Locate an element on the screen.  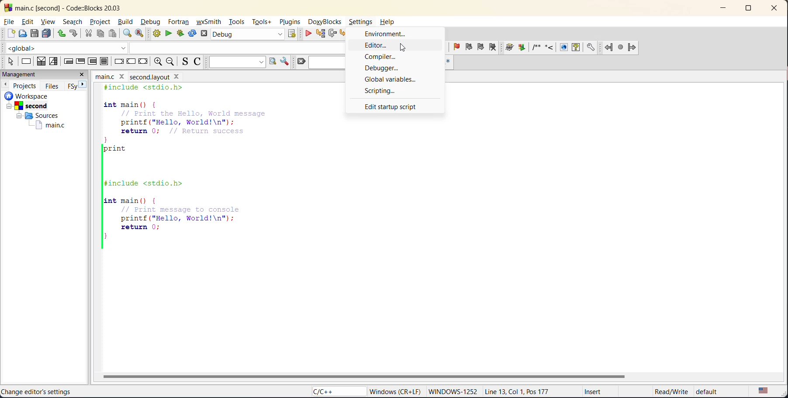
search is located at coordinates (73, 23).